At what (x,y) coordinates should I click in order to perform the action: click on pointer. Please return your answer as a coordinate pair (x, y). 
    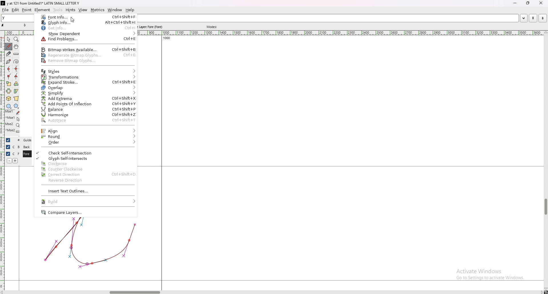
    Looking at the image, I should click on (9, 39).